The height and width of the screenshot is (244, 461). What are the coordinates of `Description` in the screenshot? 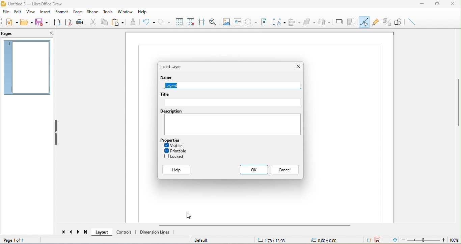 It's located at (171, 111).